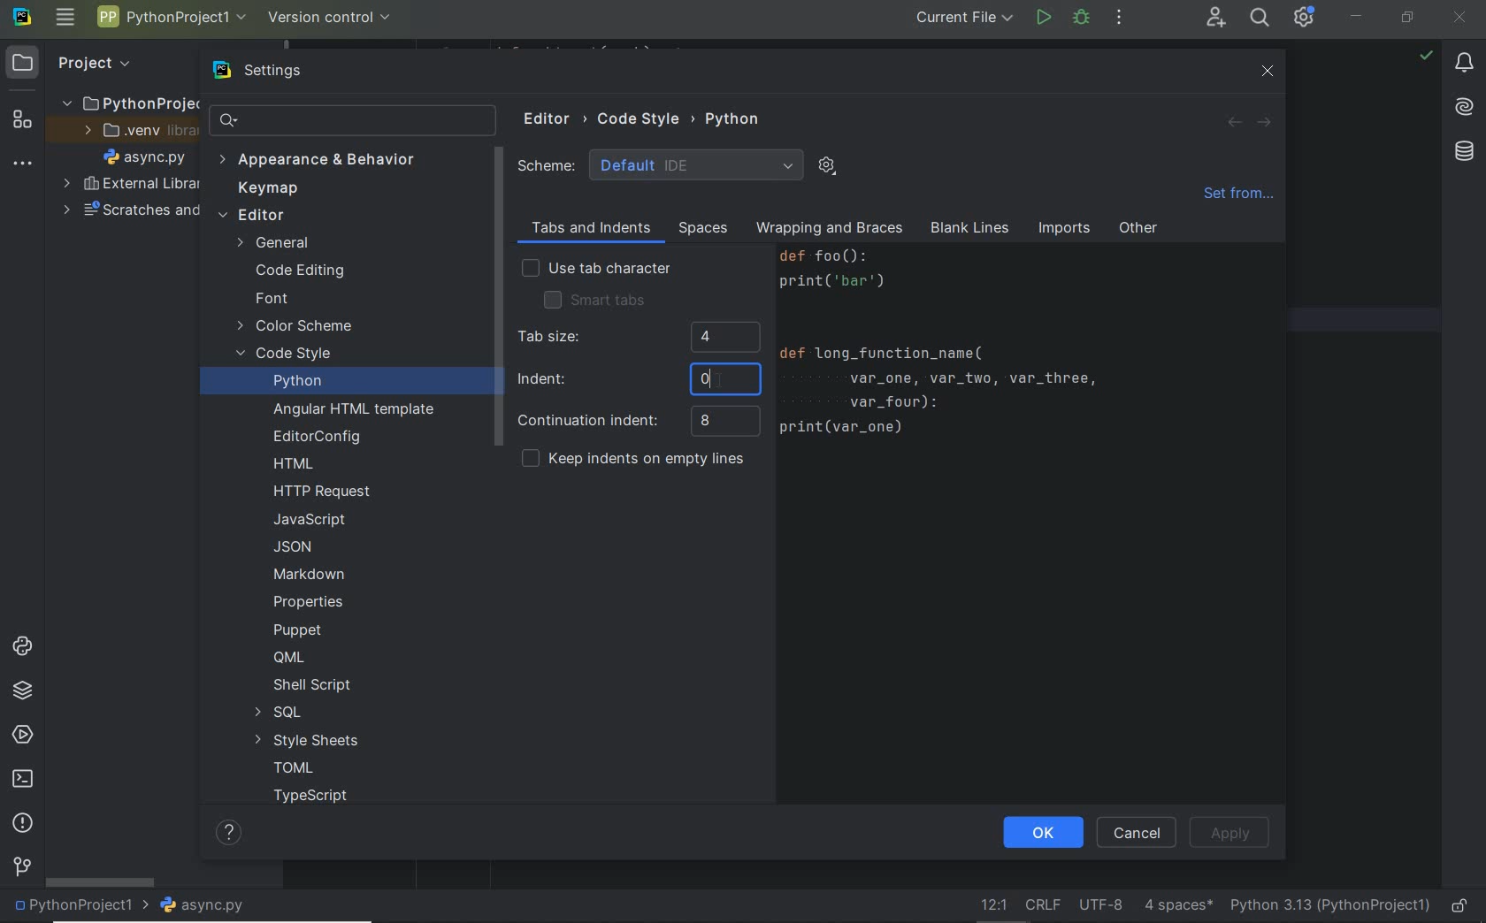 The image size is (1486, 923). Describe the element at coordinates (1461, 154) in the screenshot. I see `database` at that location.